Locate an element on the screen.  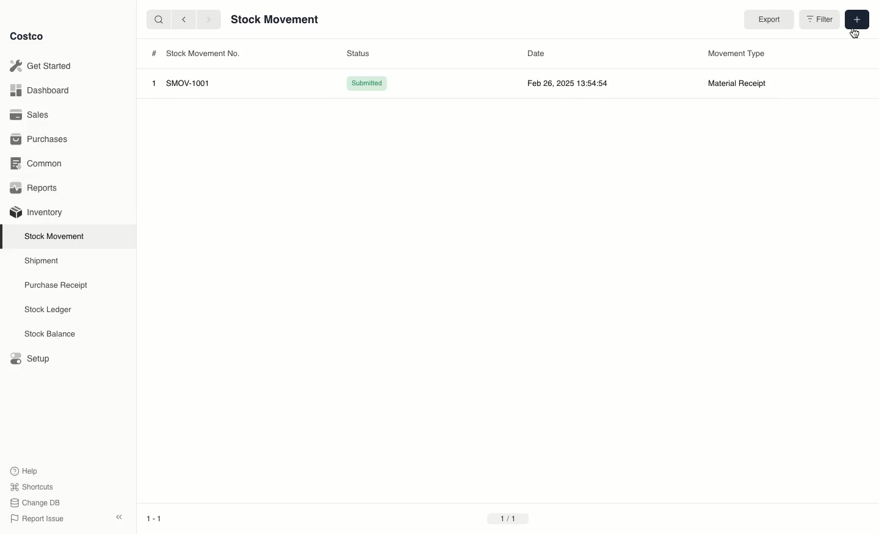
Status is located at coordinates (360, 55).